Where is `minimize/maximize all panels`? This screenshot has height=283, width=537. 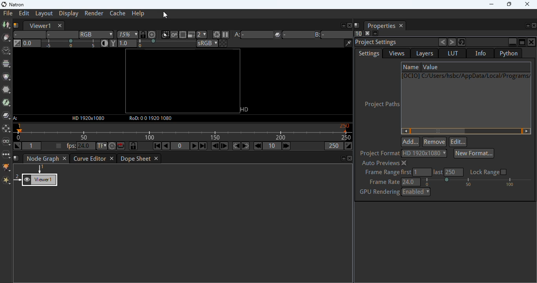
minimize/maximize all panels is located at coordinates (375, 33).